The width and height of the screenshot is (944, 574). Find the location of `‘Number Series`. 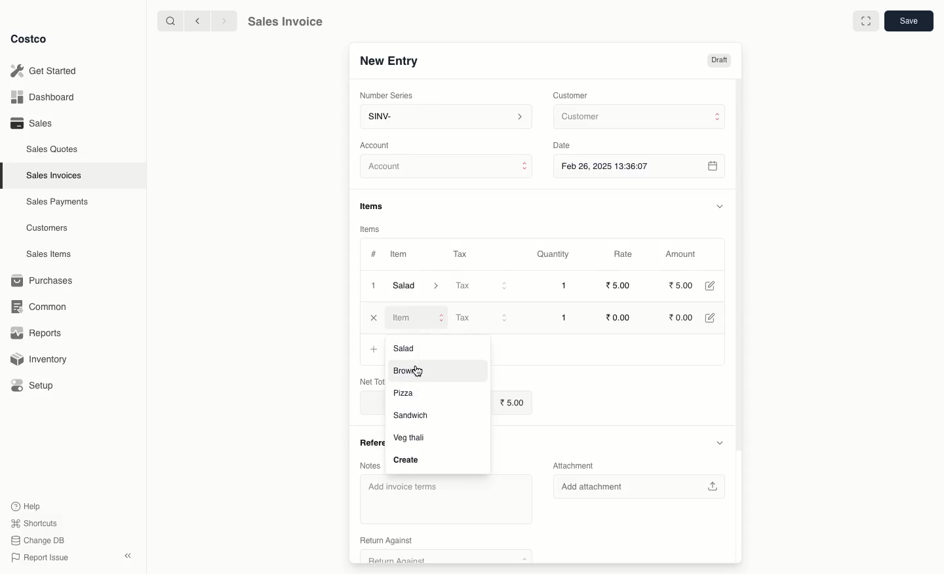

‘Number Series is located at coordinates (384, 96).